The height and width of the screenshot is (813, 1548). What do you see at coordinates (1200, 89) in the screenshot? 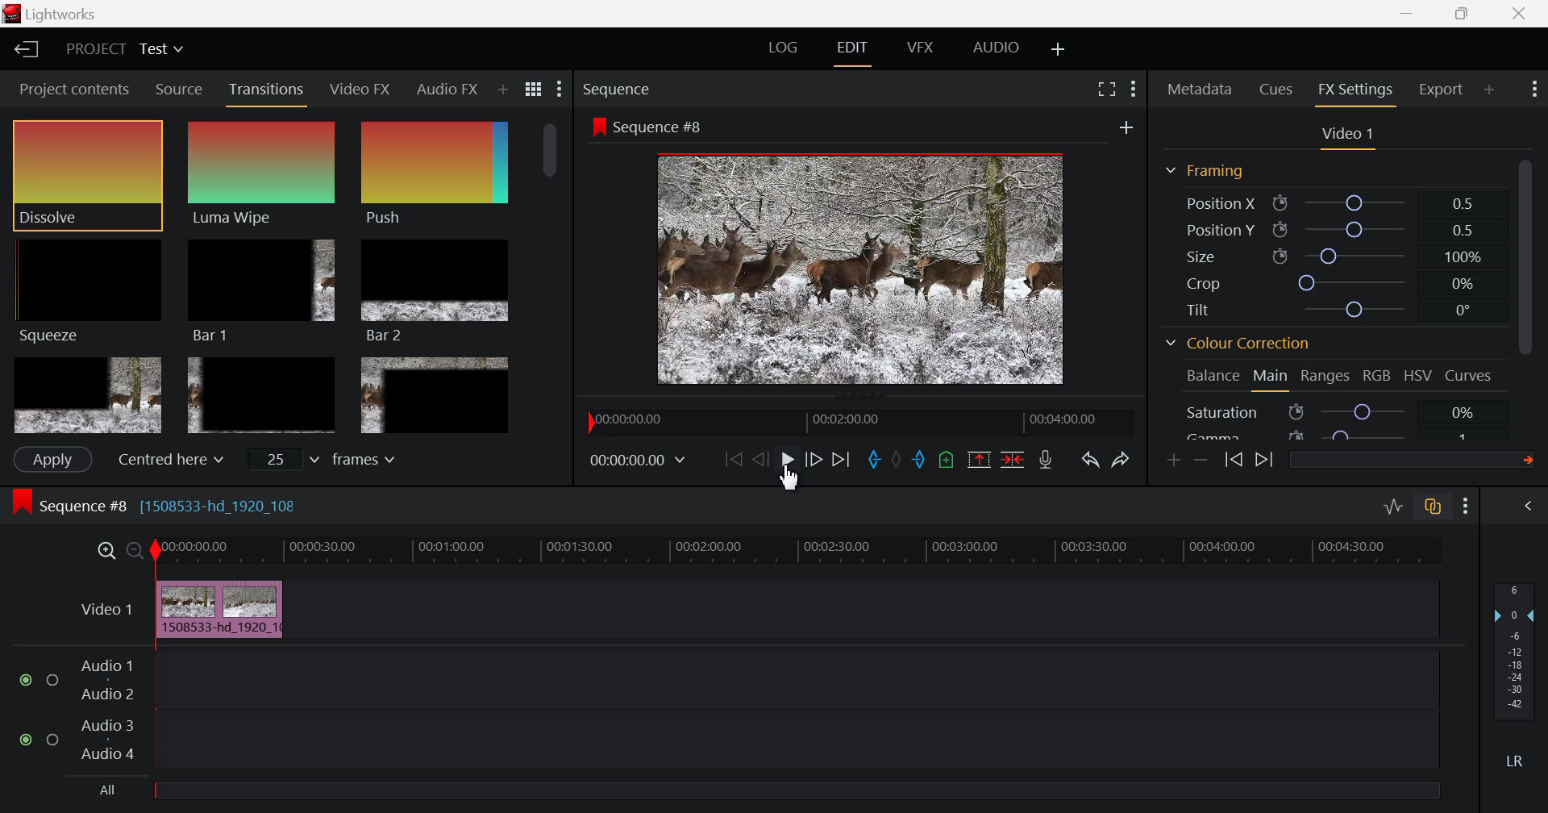
I see `Metadata Tab` at bounding box center [1200, 89].